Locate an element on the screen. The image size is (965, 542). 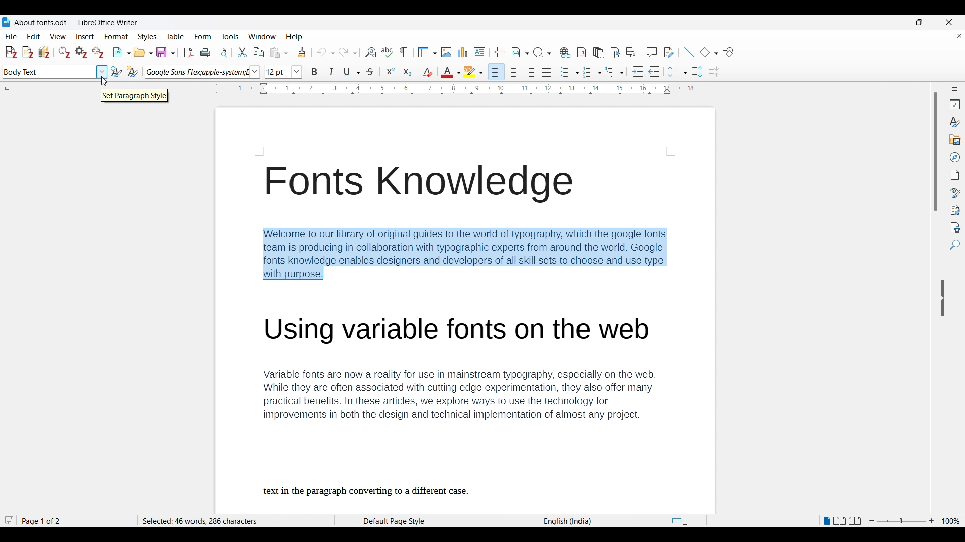
Highlight color options is located at coordinates (473, 72).